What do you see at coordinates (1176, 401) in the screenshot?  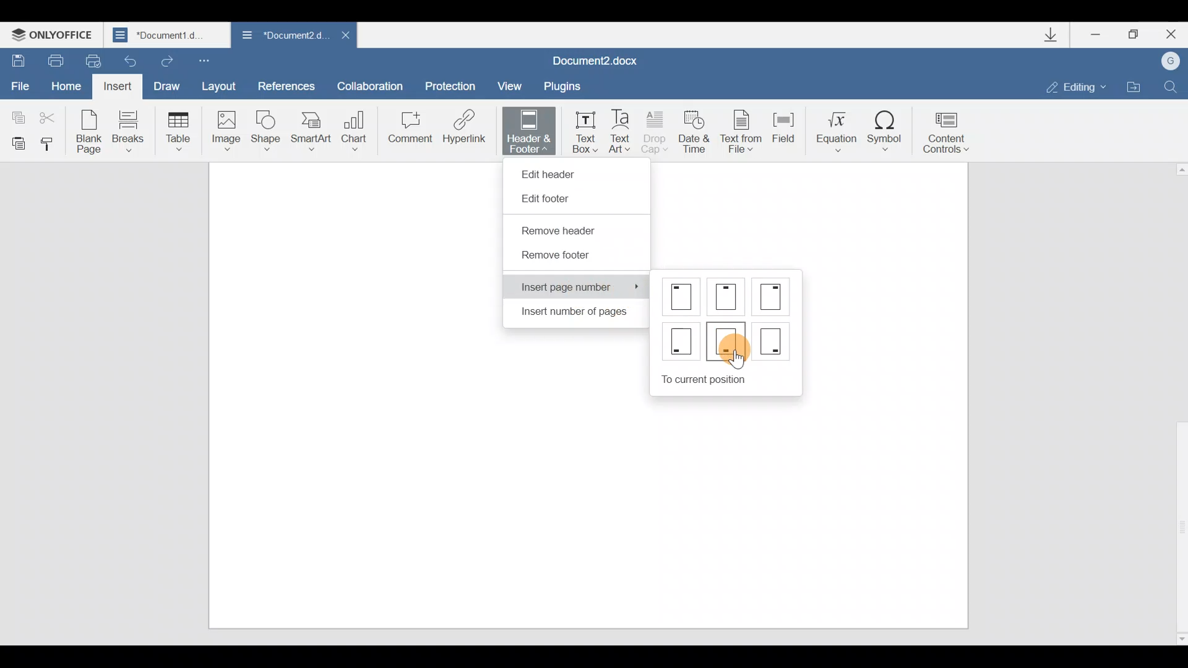 I see `Scroll bar` at bounding box center [1176, 401].